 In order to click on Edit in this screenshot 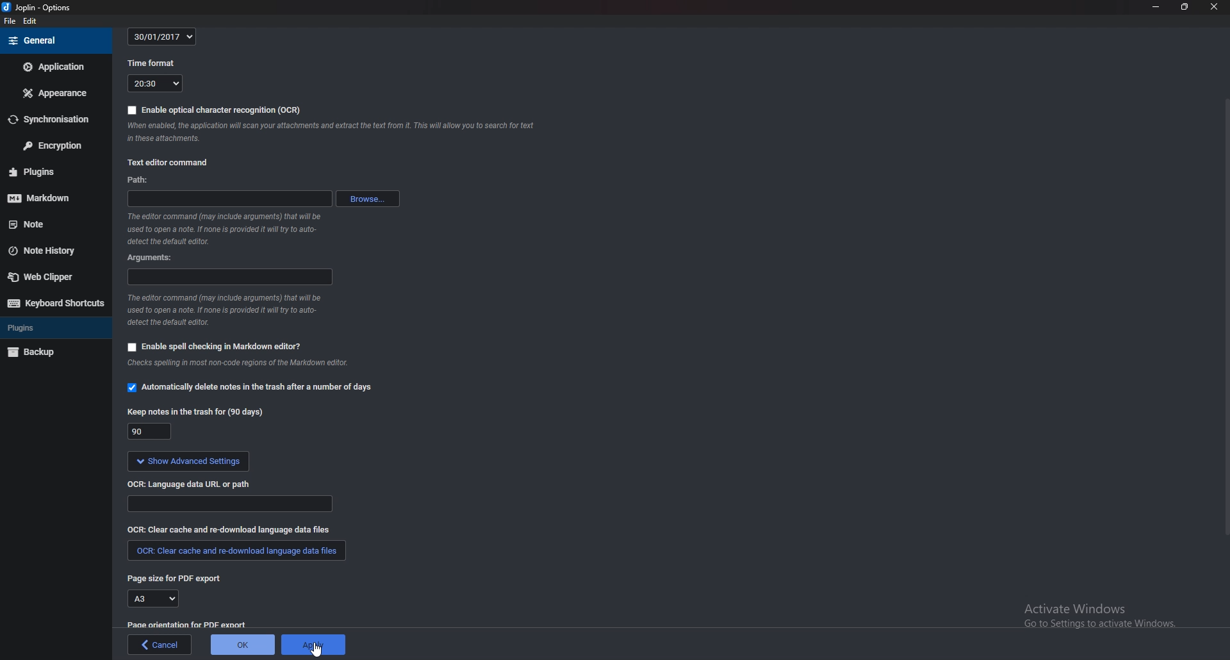, I will do `click(31, 21)`.